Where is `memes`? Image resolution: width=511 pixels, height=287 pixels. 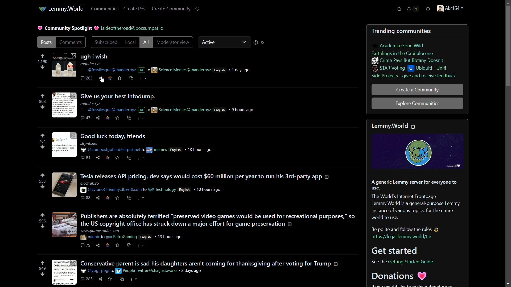
memes is located at coordinates (157, 150).